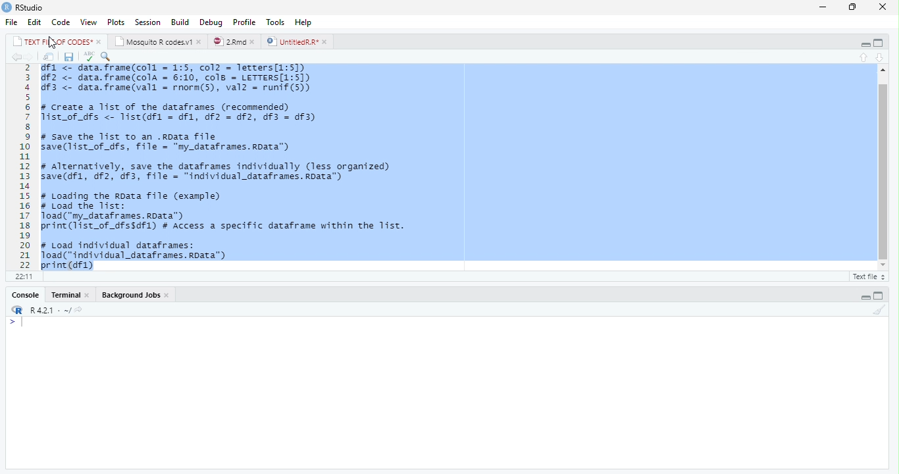 The image size is (899, 474). Describe the element at coordinates (44, 309) in the screenshot. I see `R 4.2.1 - ~/` at that location.